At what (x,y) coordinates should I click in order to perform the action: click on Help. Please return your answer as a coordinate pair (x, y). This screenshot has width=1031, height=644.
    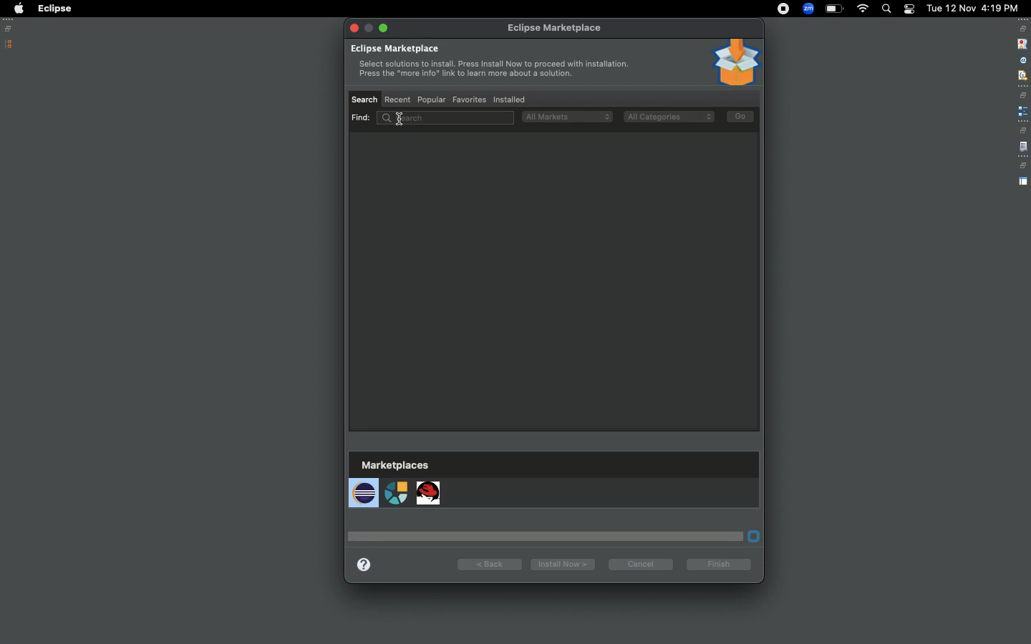
    Looking at the image, I should click on (364, 563).